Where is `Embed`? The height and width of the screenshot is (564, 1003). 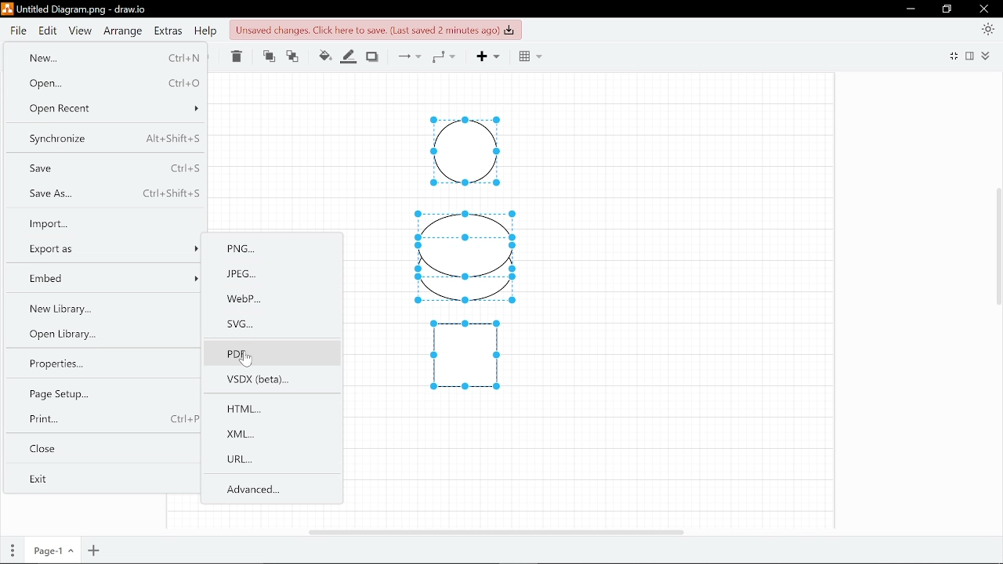
Embed is located at coordinates (106, 279).